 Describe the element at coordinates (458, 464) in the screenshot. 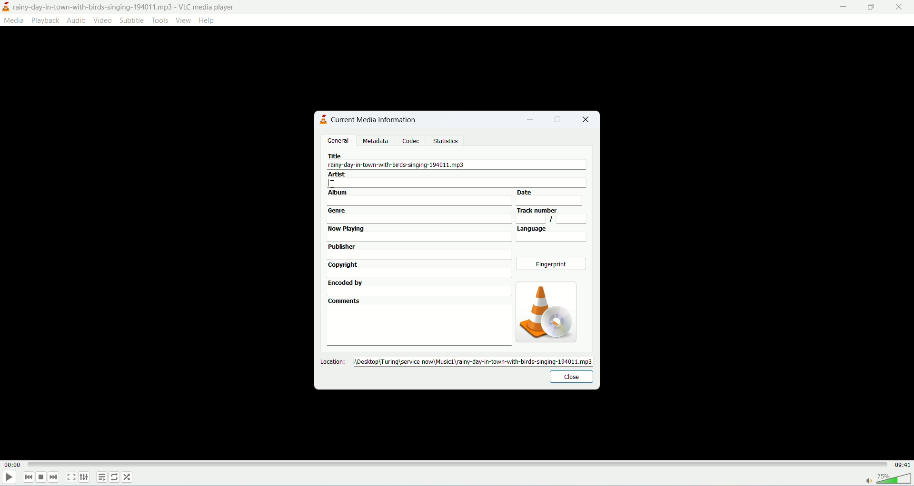

I see `progress bar` at that location.